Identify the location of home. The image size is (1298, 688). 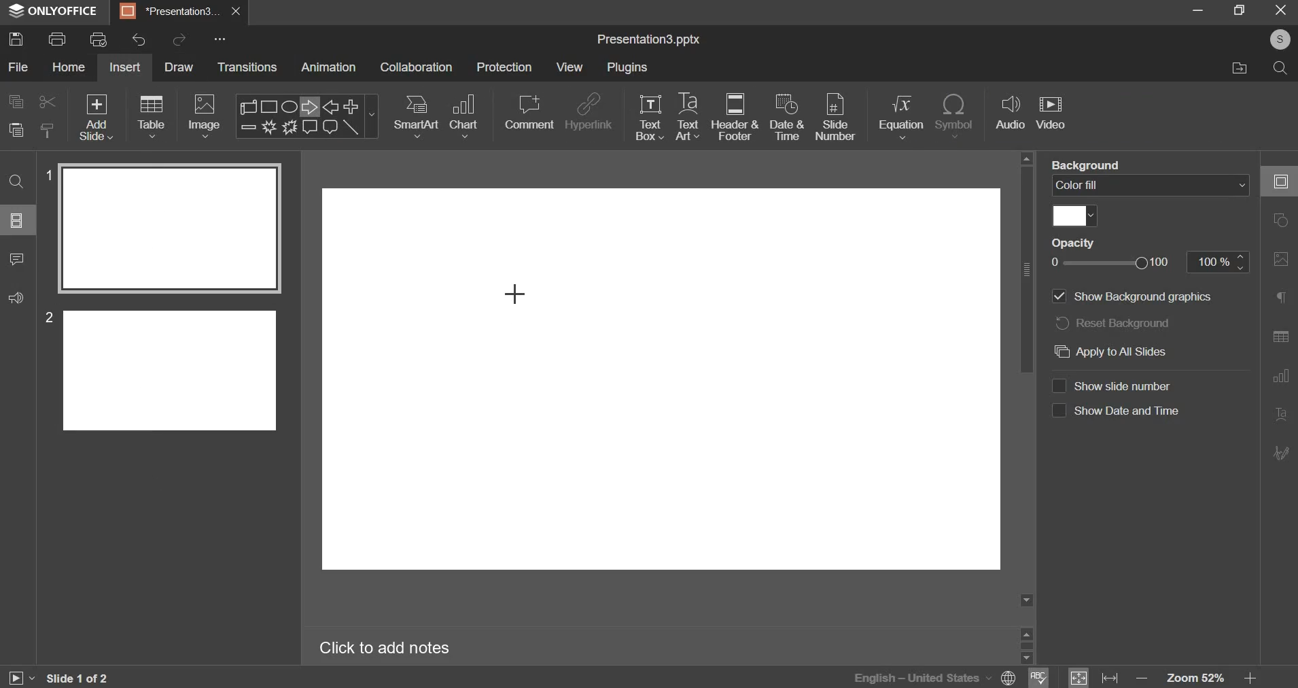
(69, 67).